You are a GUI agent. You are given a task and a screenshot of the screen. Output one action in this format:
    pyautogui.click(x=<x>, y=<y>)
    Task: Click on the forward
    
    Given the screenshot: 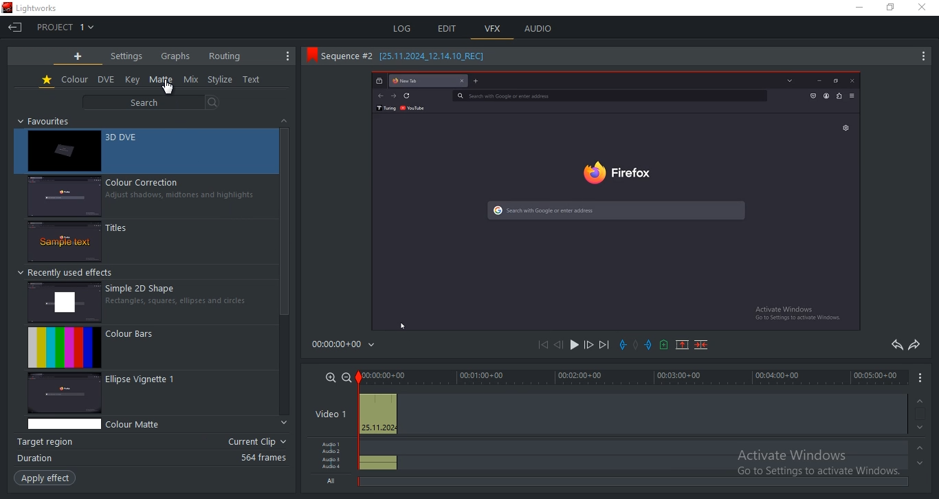 What is the action you would take?
    pyautogui.click(x=588, y=346)
    